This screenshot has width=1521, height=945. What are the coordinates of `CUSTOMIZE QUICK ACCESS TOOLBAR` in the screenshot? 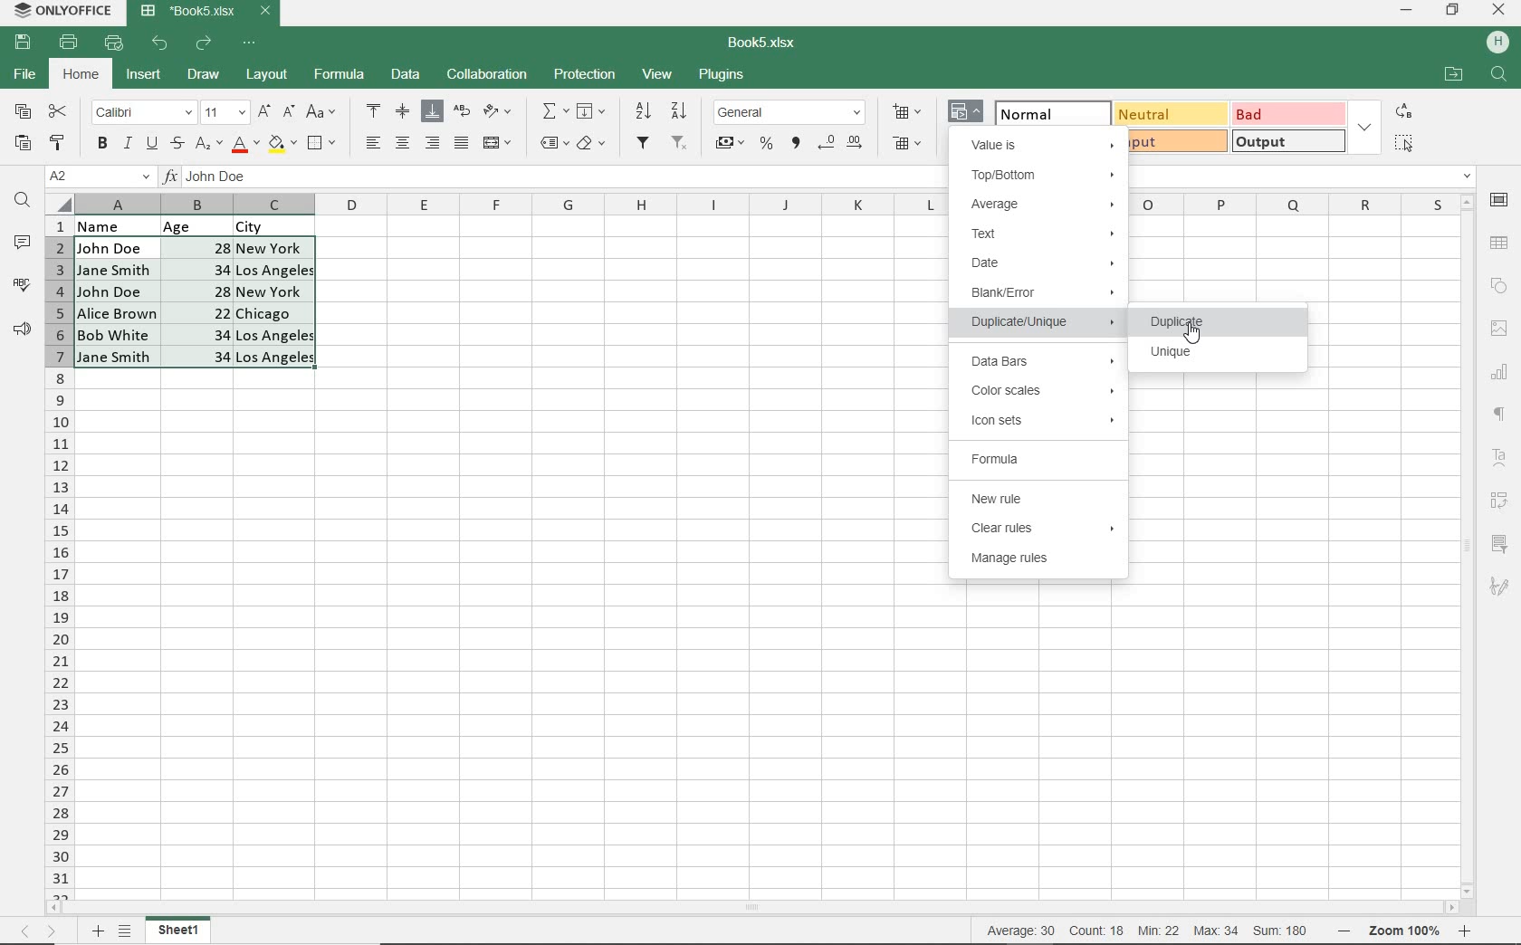 It's located at (254, 42).